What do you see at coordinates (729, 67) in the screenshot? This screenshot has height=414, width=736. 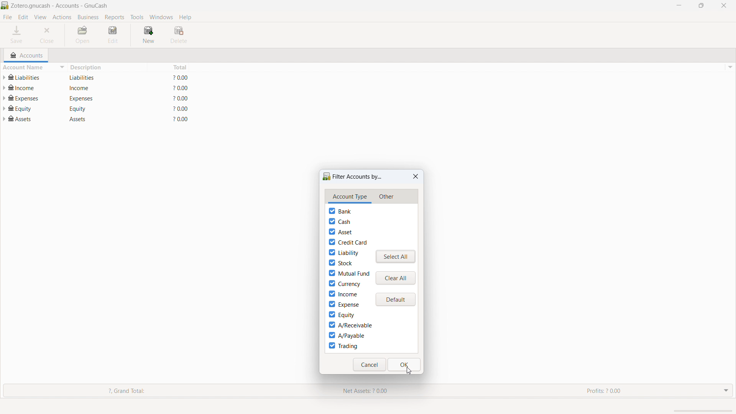 I see `options` at bounding box center [729, 67].